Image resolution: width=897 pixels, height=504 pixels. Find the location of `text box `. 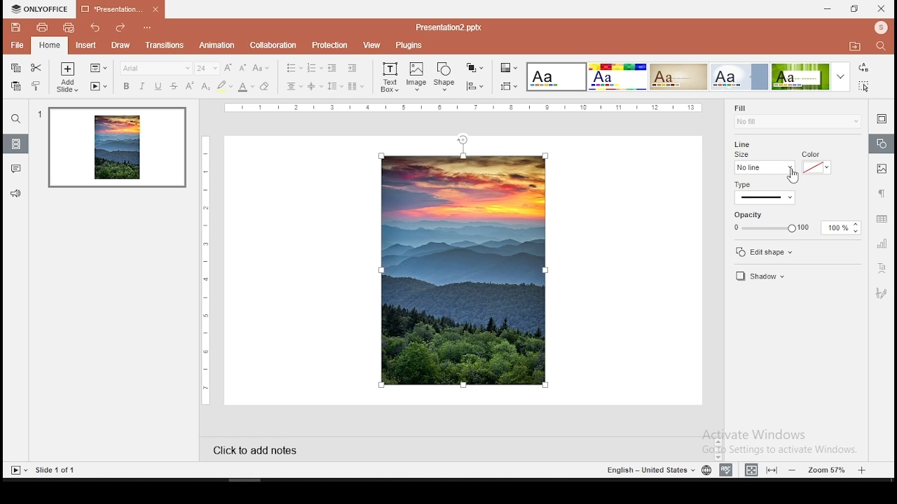

text box  is located at coordinates (388, 77).